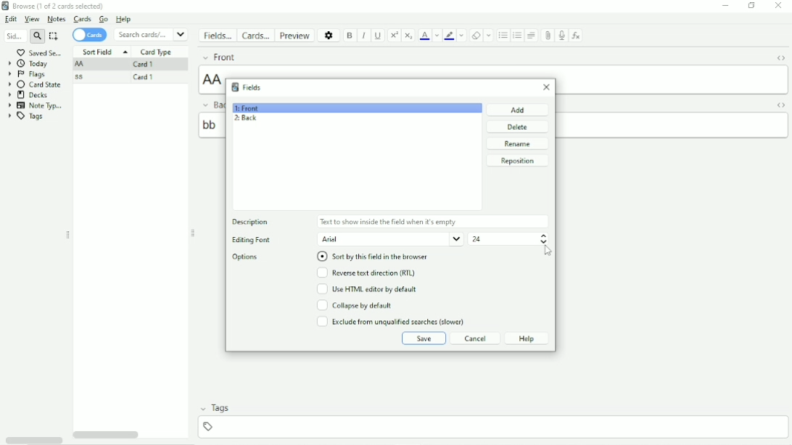  What do you see at coordinates (548, 251) in the screenshot?
I see `Cursor` at bounding box center [548, 251].